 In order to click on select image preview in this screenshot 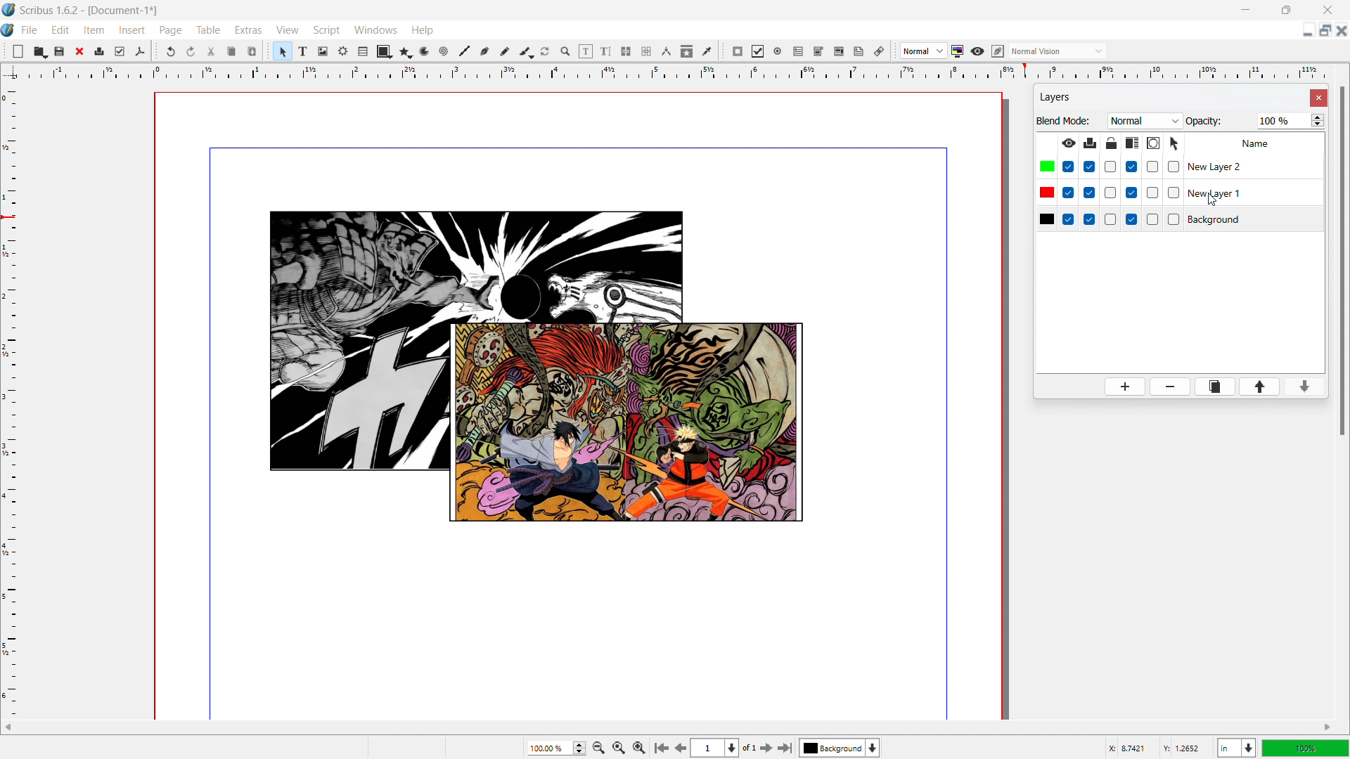, I will do `click(924, 51)`.